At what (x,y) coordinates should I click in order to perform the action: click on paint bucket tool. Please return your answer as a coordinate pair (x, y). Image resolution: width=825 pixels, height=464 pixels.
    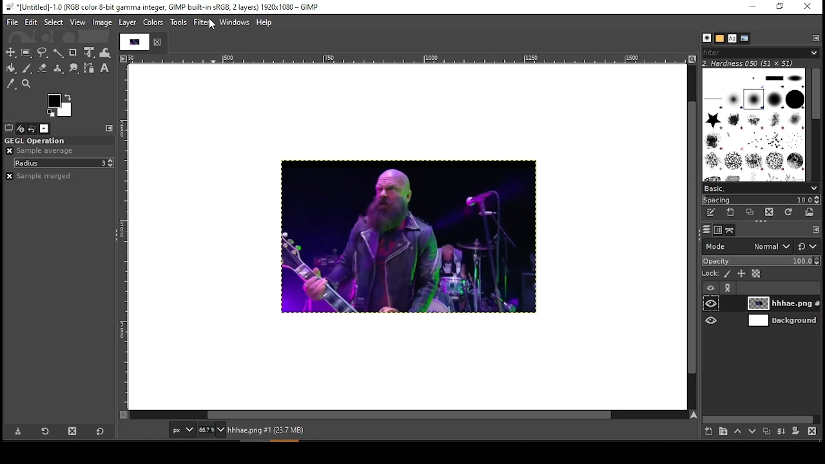
    Looking at the image, I should click on (10, 68).